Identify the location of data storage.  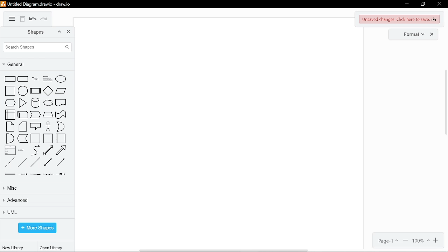
(23, 139).